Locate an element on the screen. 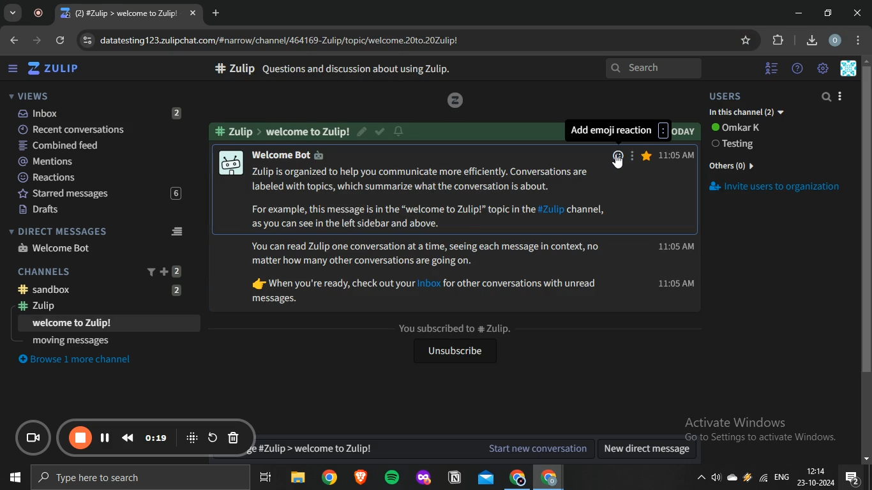  main menu is located at coordinates (823, 69).